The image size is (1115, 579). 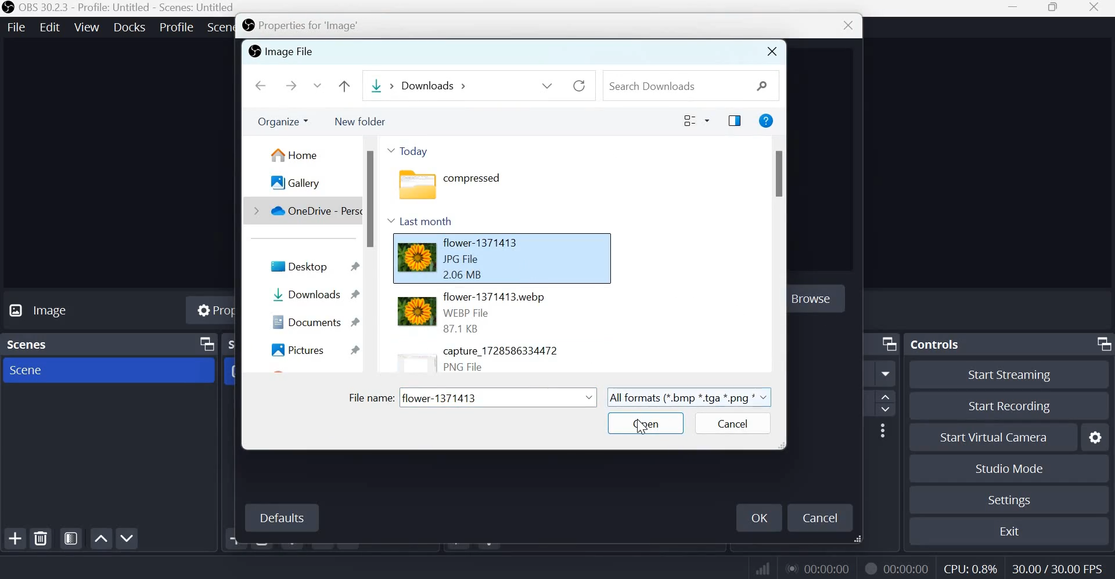 What do you see at coordinates (761, 519) in the screenshot?
I see `Ok` at bounding box center [761, 519].